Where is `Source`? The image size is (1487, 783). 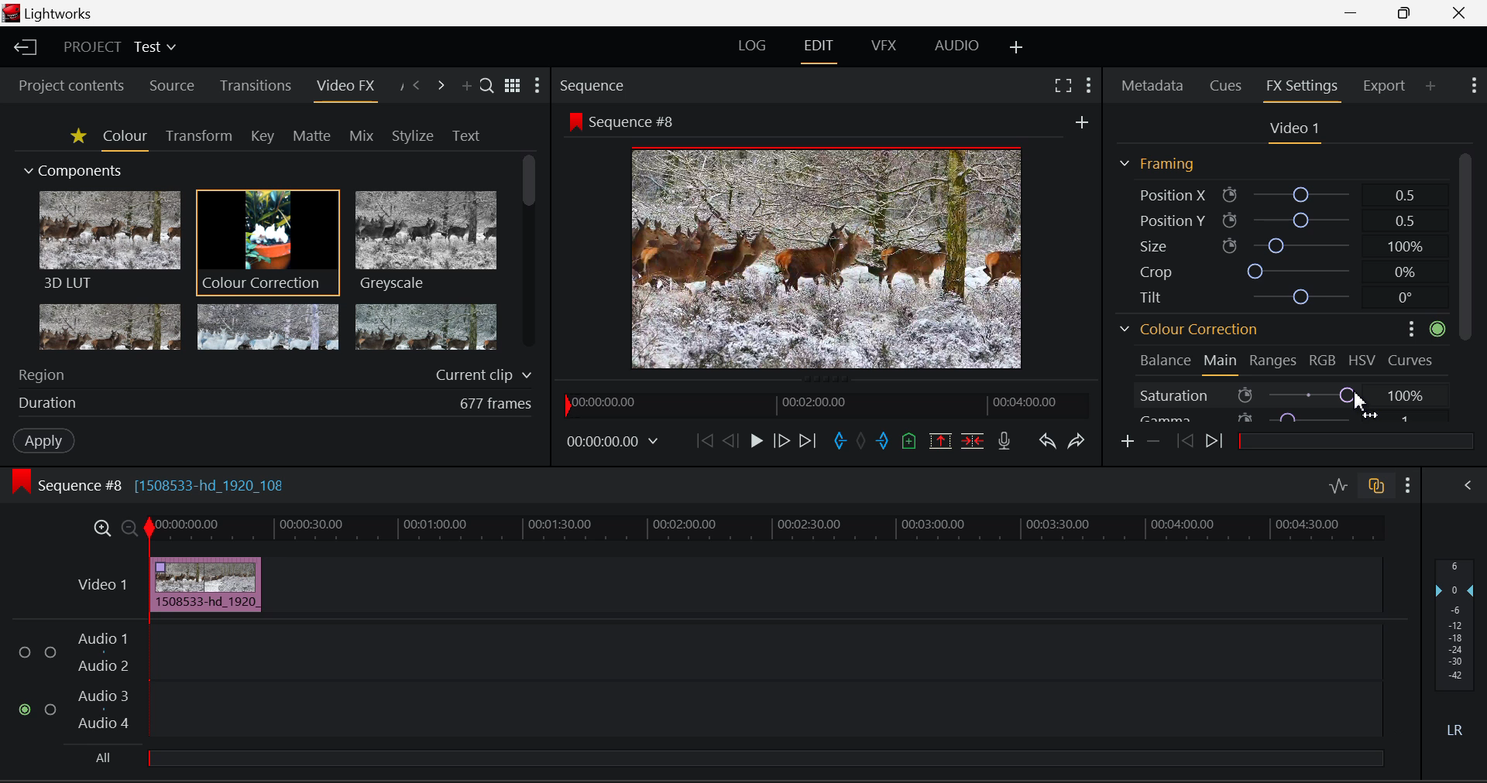 Source is located at coordinates (173, 85).